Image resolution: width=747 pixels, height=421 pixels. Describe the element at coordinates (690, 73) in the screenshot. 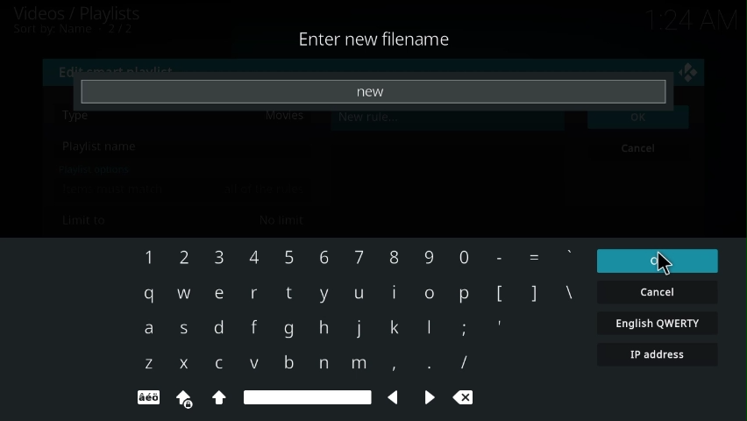

I see `close` at that location.